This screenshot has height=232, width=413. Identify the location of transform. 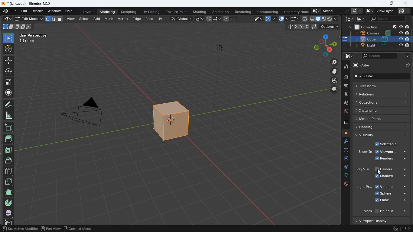
(383, 86).